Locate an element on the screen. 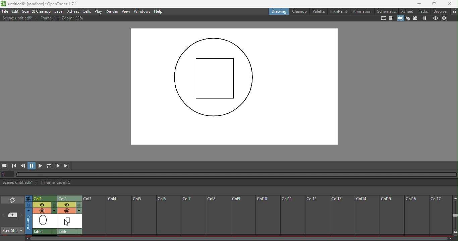 The image size is (458, 241). Minimize is located at coordinates (417, 4).